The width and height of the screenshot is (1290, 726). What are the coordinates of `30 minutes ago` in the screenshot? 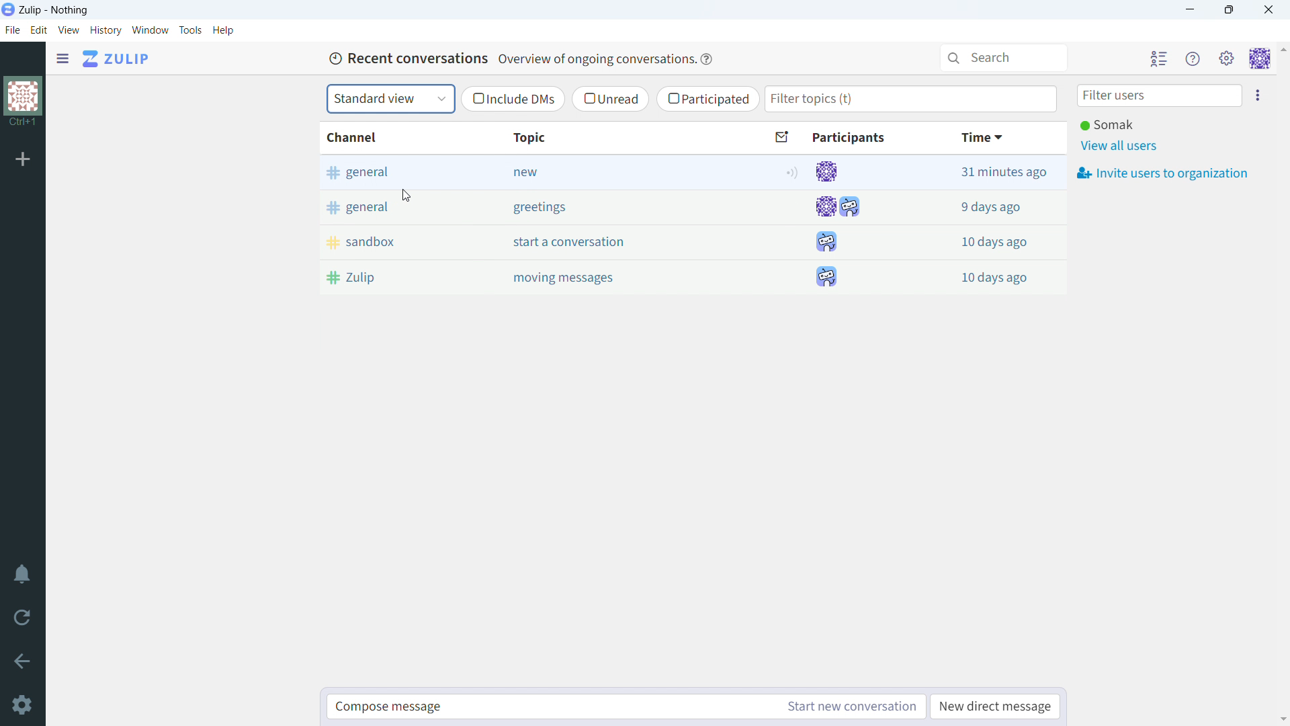 It's located at (995, 173).